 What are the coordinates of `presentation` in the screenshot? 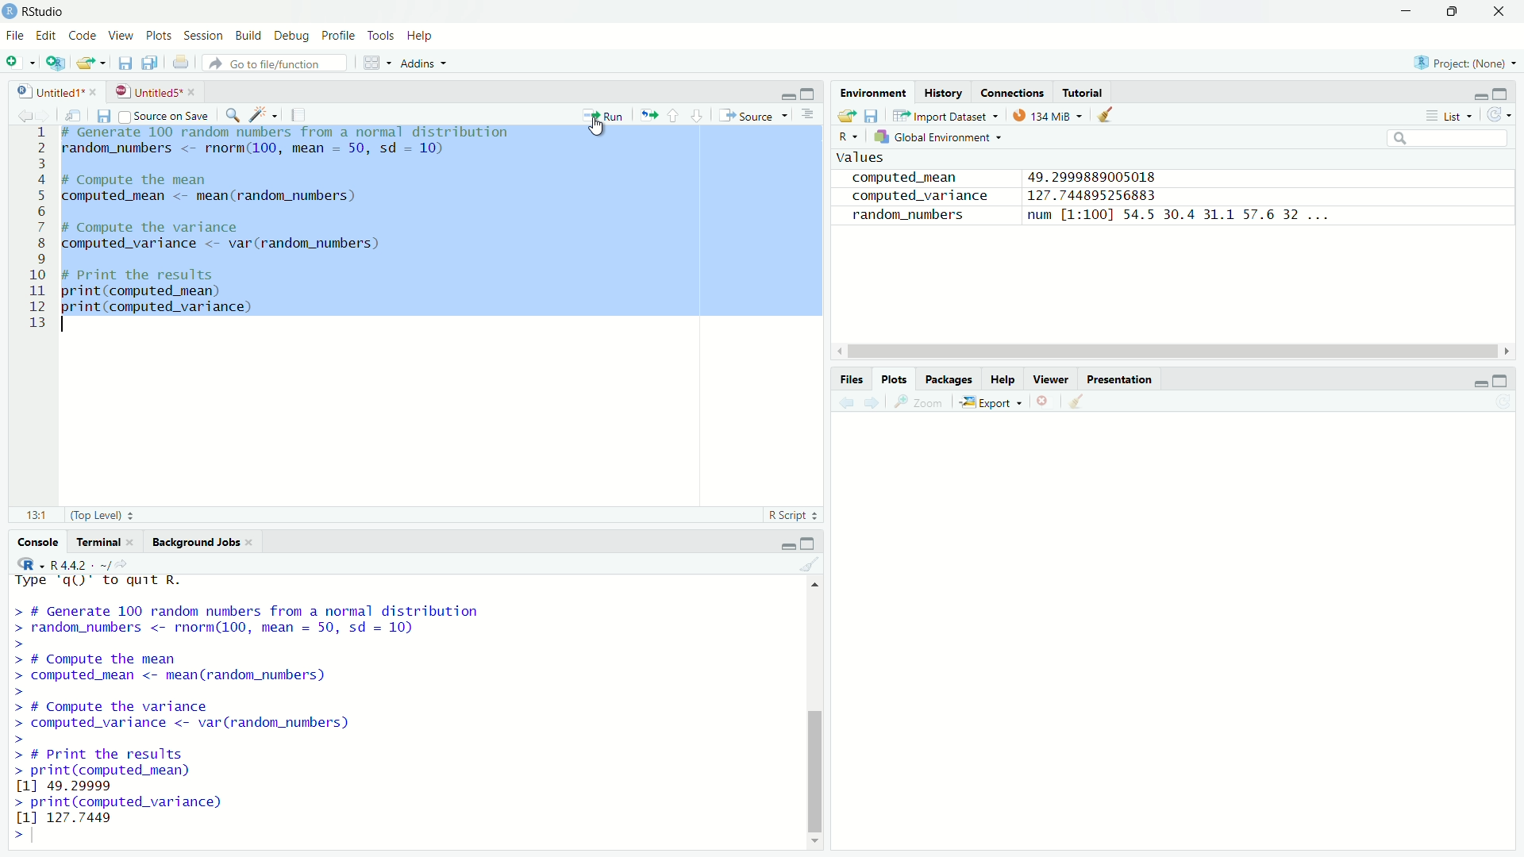 It's located at (1123, 378).